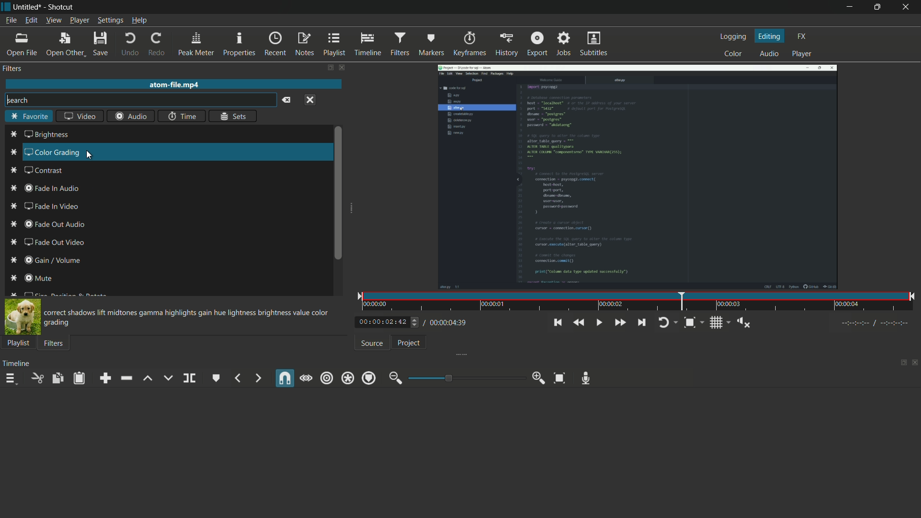  I want to click on show volume control, so click(746, 323).